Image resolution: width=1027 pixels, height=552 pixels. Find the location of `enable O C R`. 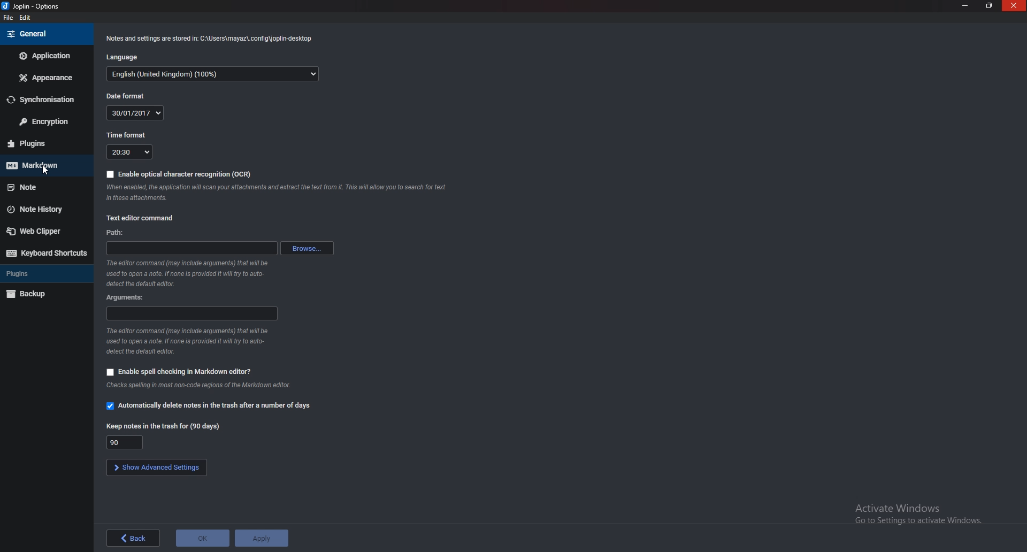

enable O C R is located at coordinates (182, 174).